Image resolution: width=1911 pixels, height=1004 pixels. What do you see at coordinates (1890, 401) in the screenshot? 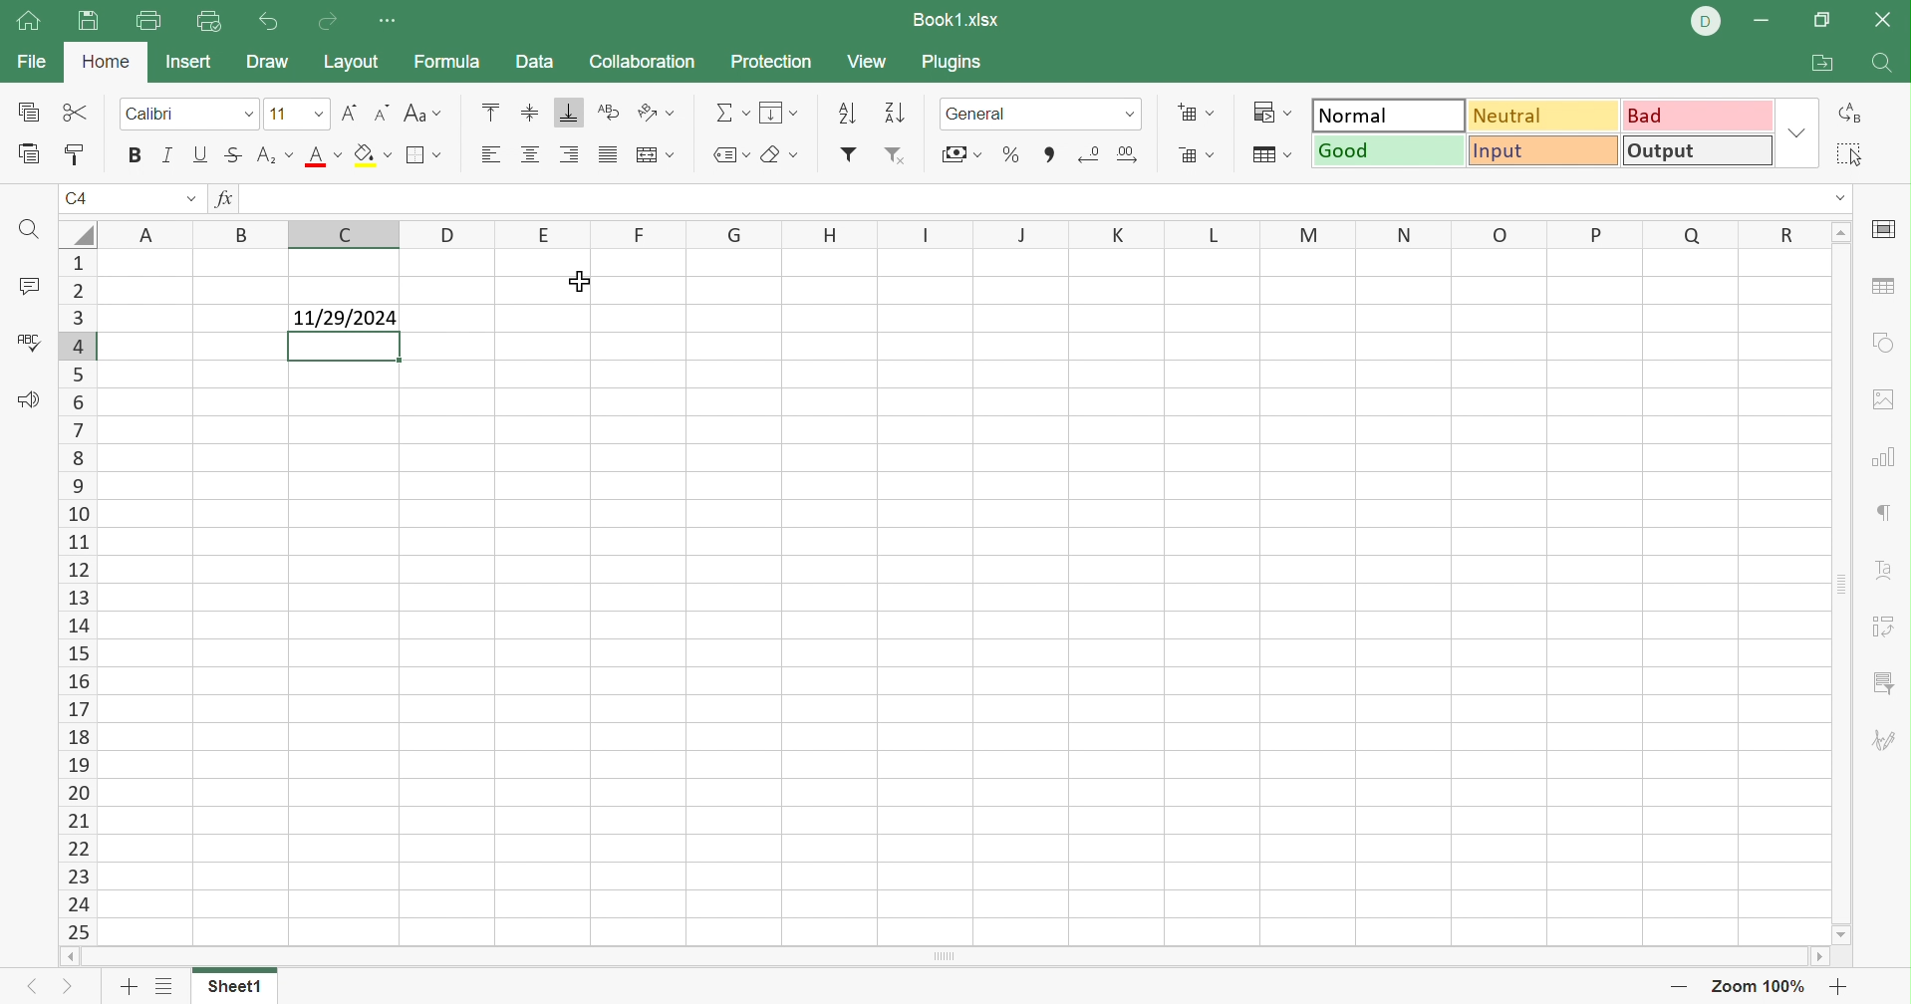
I see `Image settings` at bounding box center [1890, 401].